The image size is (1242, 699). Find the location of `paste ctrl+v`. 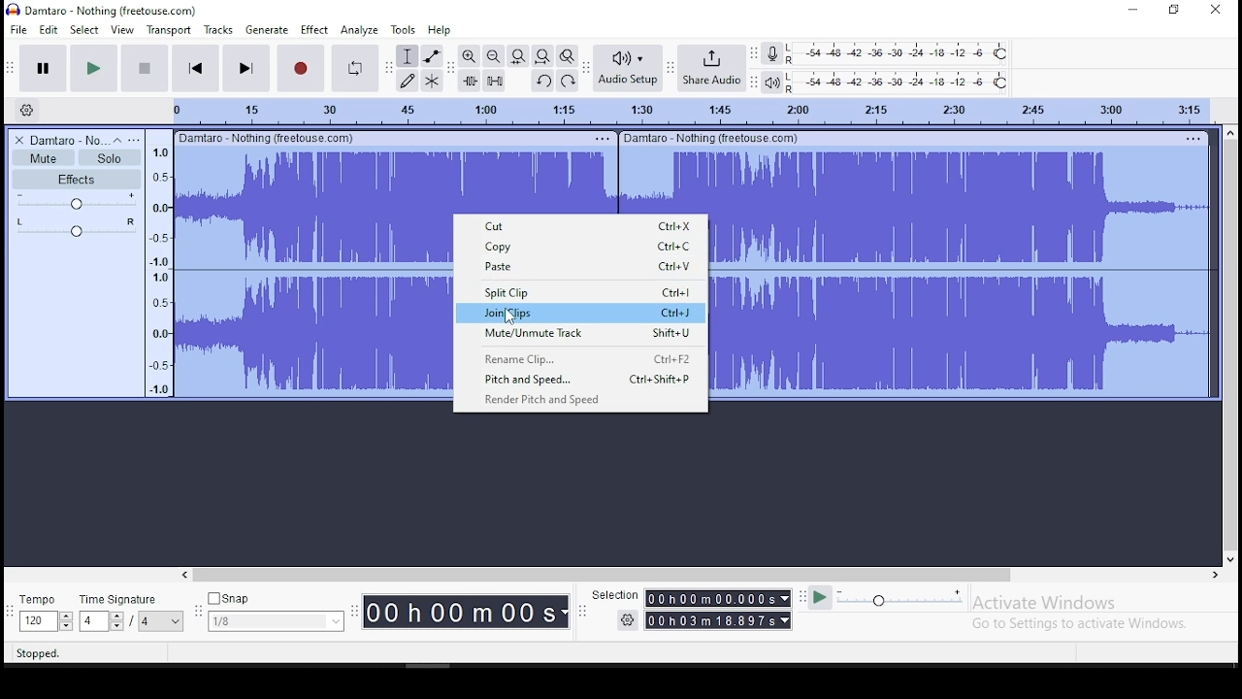

paste ctrl+v is located at coordinates (584, 268).